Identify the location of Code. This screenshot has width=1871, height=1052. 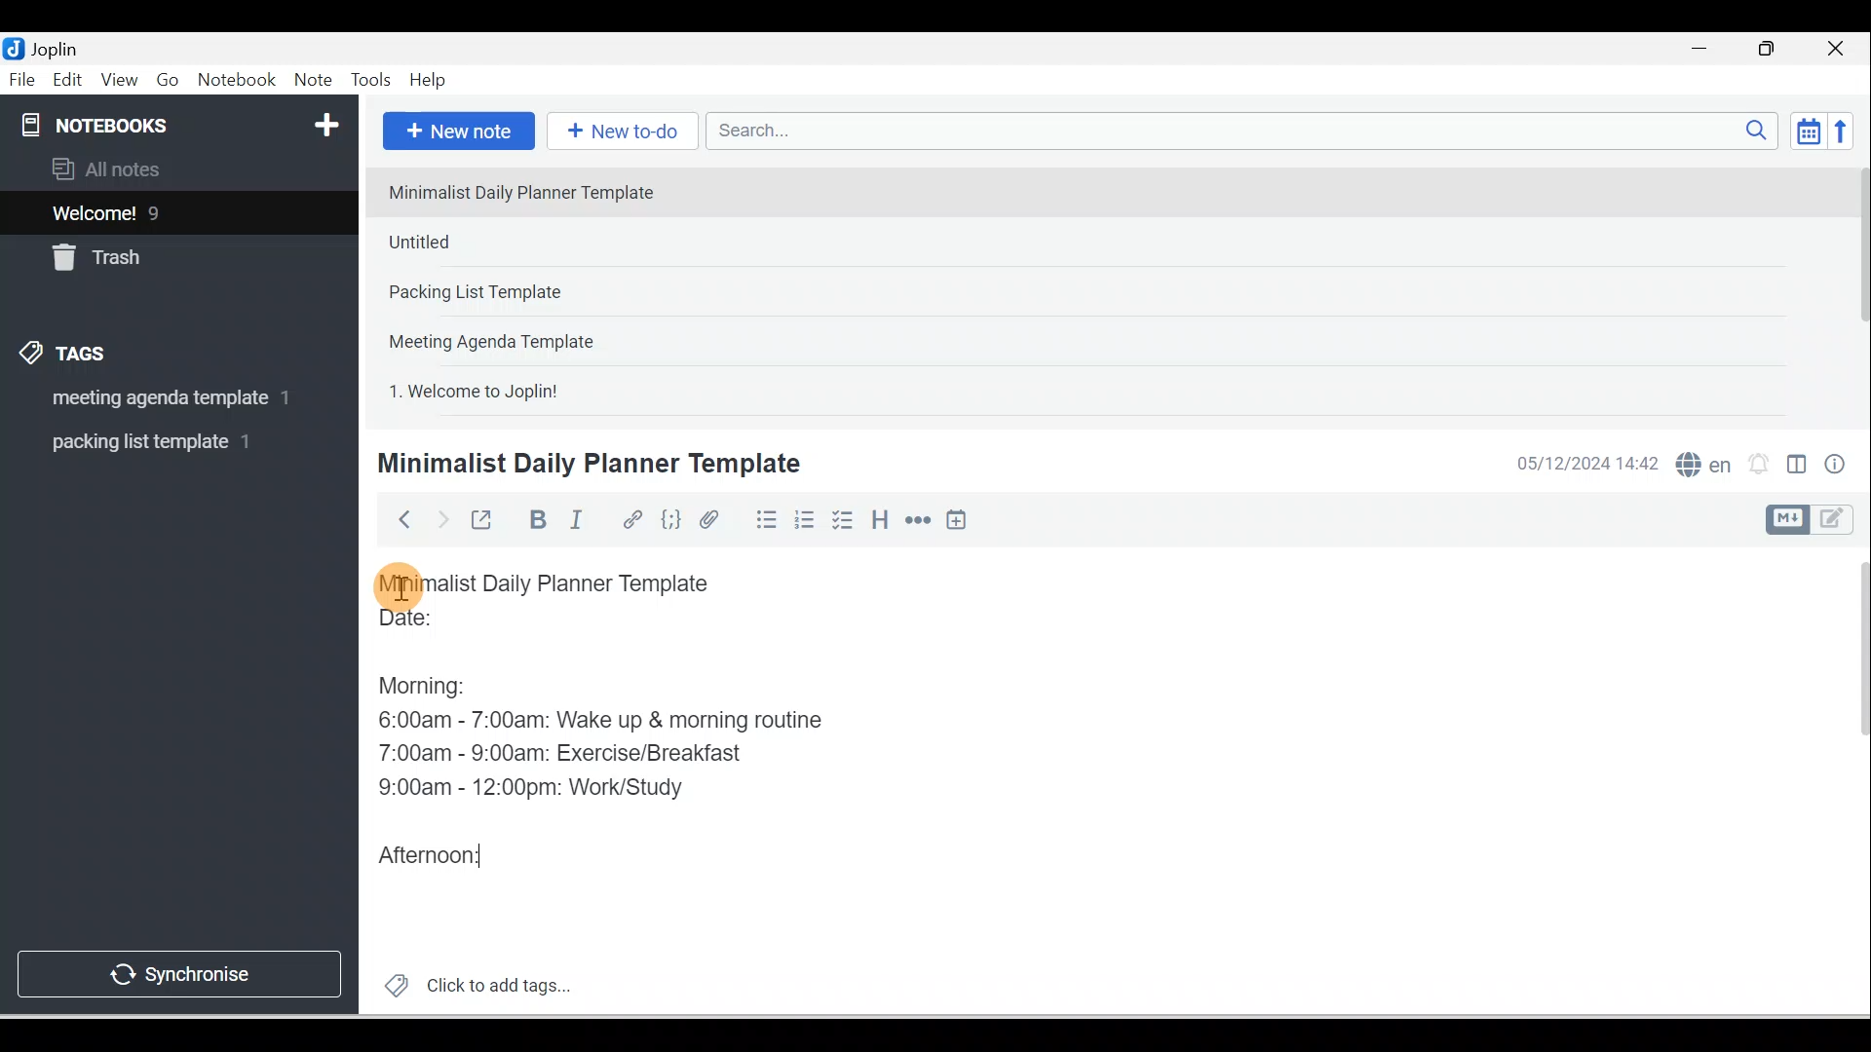
(671, 521).